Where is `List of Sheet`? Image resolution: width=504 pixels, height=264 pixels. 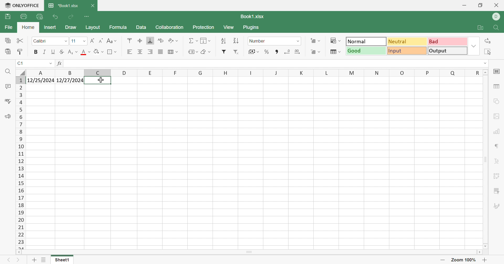
List of Sheet is located at coordinates (43, 260).